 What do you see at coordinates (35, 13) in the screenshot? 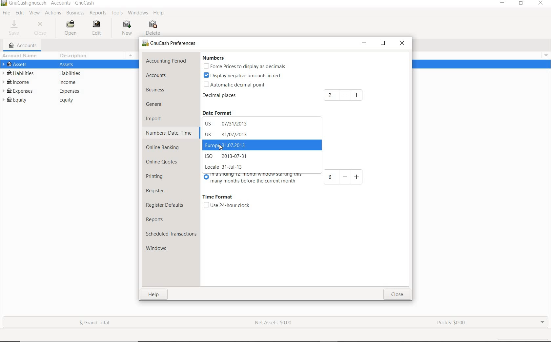
I see `VIEW` at bounding box center [35, 13].